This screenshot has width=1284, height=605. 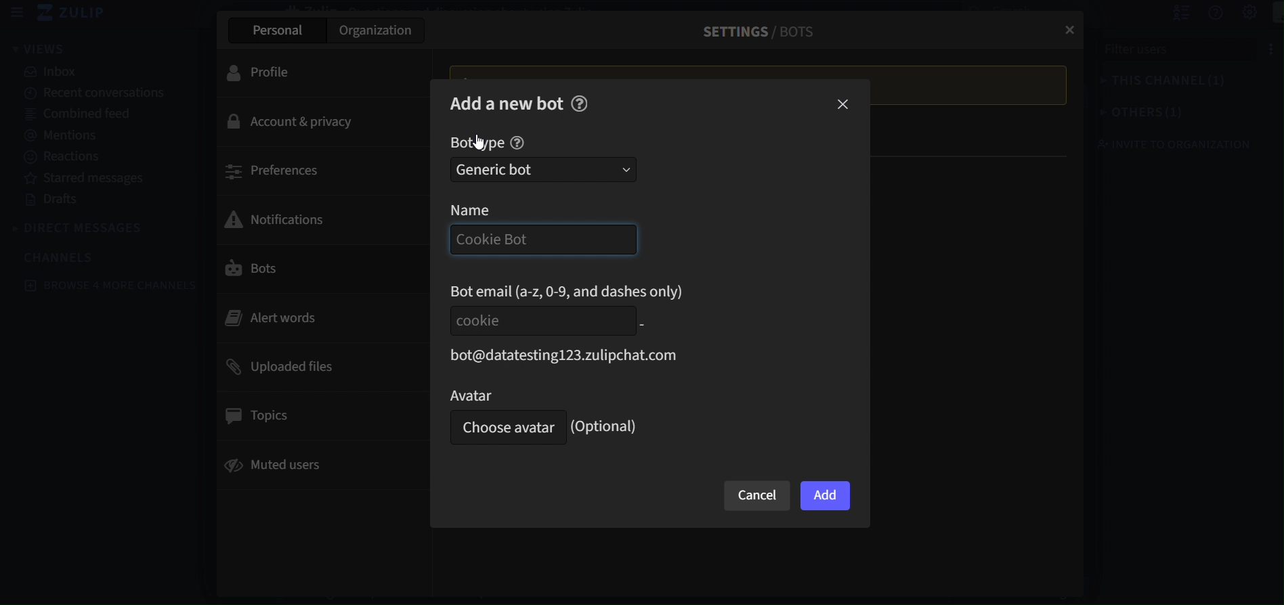 What do you see at coordinates (1066, 26) in the screenshot?
I see `close` at bounding box center [1066, 26].